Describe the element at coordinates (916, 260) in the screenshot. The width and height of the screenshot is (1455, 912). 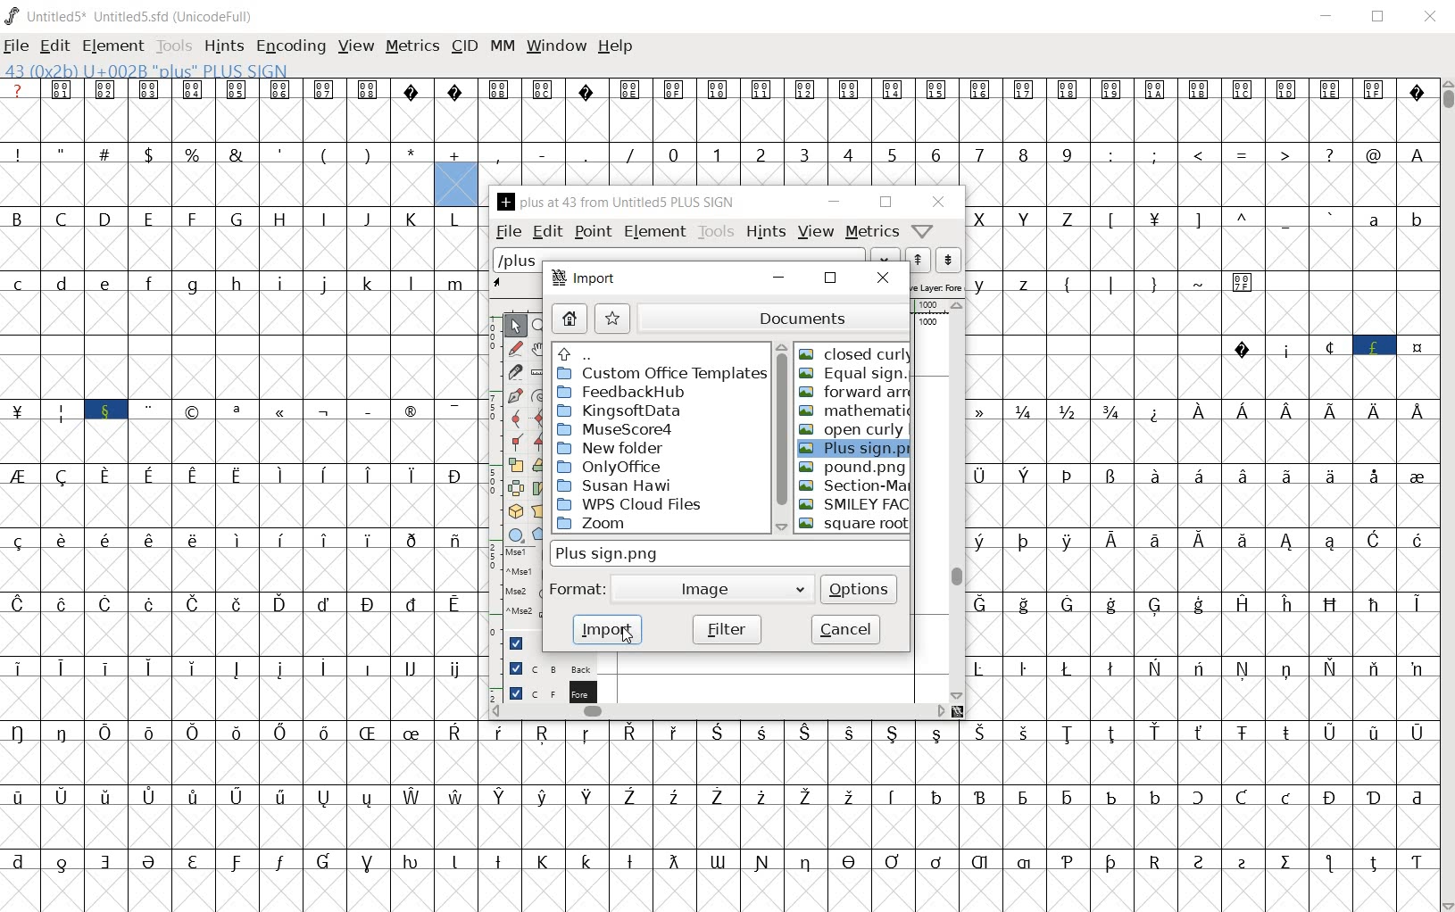
I see `show the next word on the list` at that location.